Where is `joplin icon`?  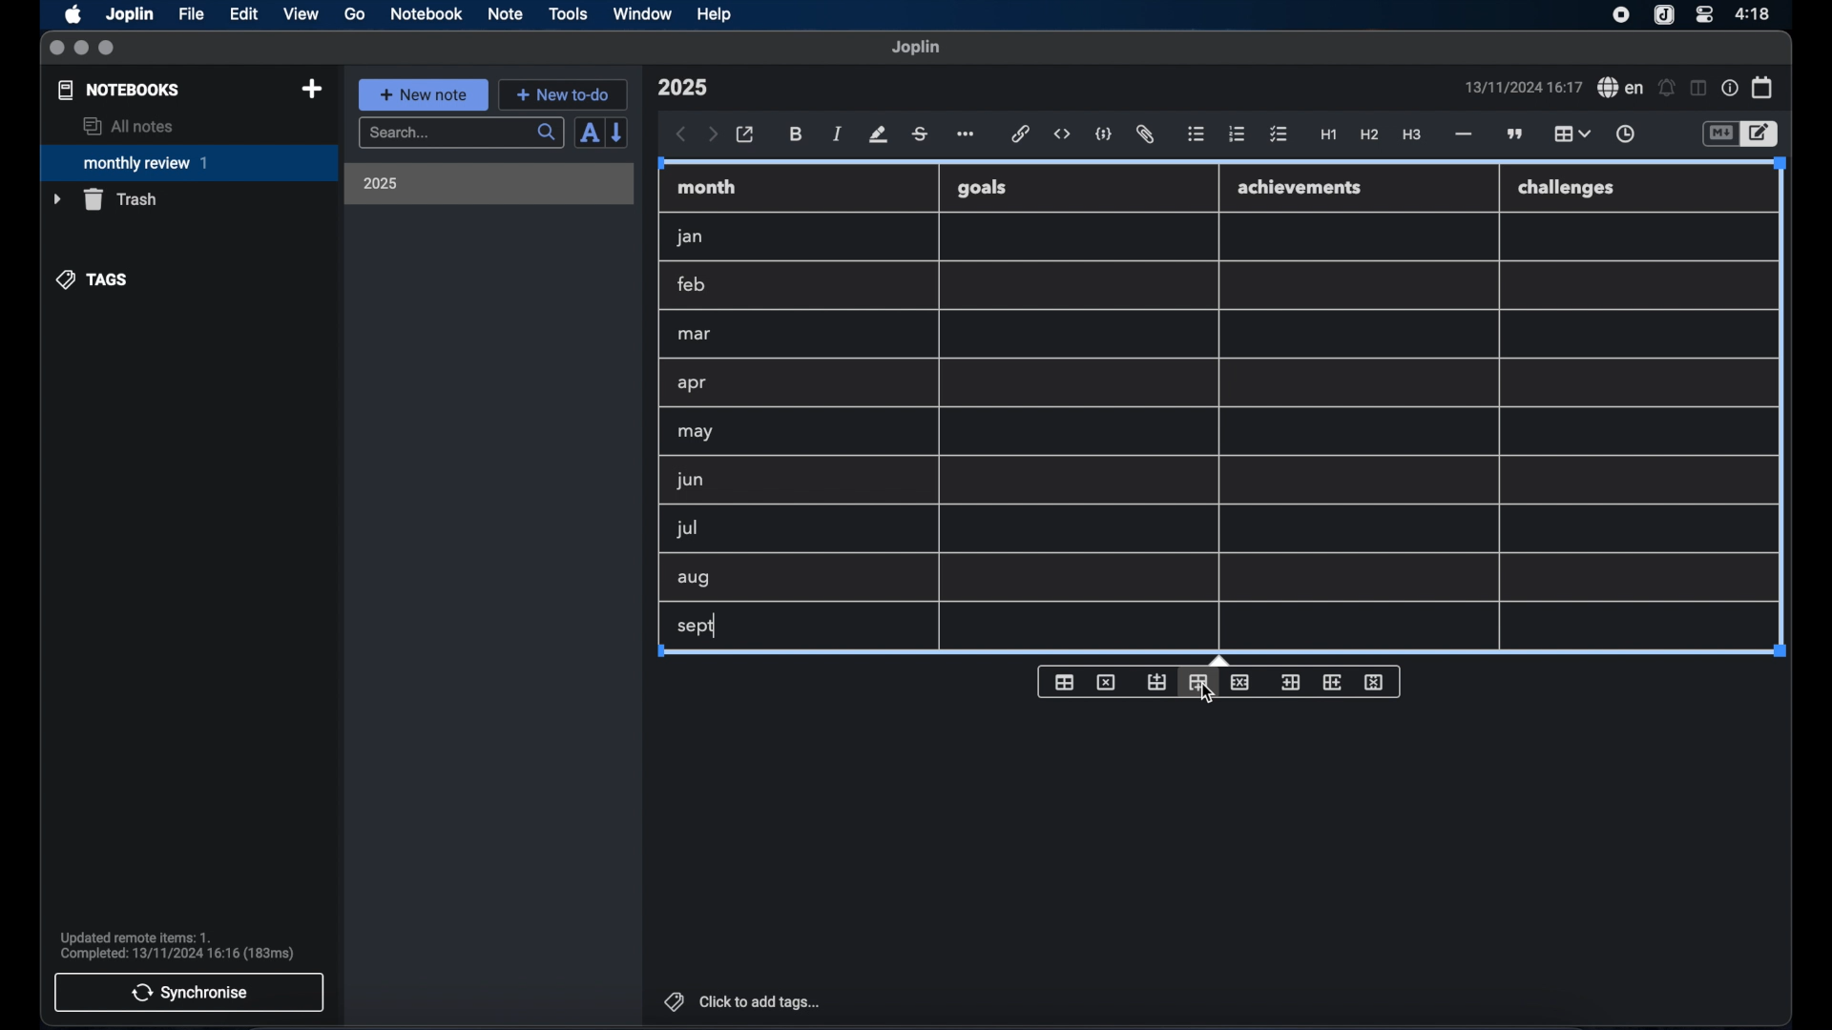
joplin icon is located at coordinates (1662, 16).